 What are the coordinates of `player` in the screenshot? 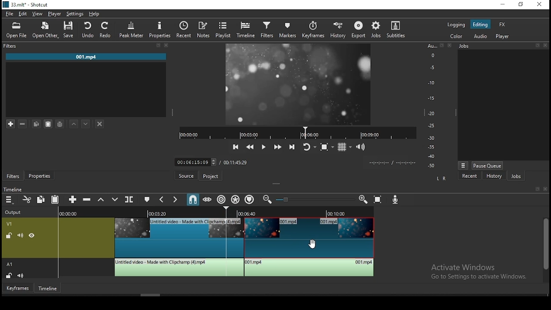 It's located at (54, 14).